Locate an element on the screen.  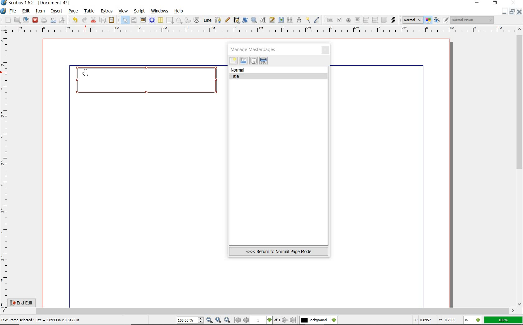
file is located at coordinates (13, 11).